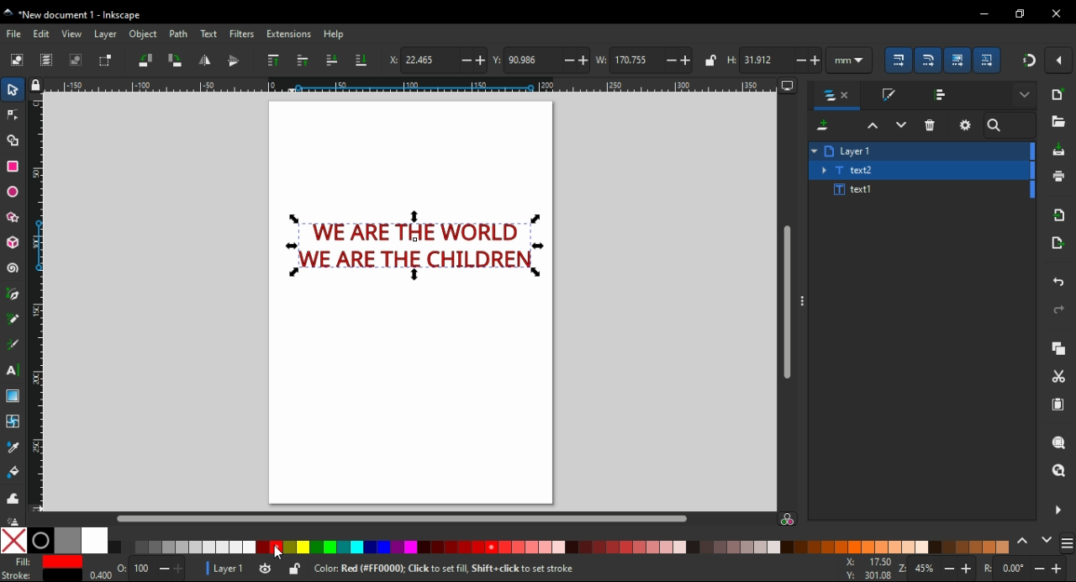 This screenshot has height=582, width=1076. Describe the element at coordinates (78, 61) in the screenshot. I see `deselect` at that location.